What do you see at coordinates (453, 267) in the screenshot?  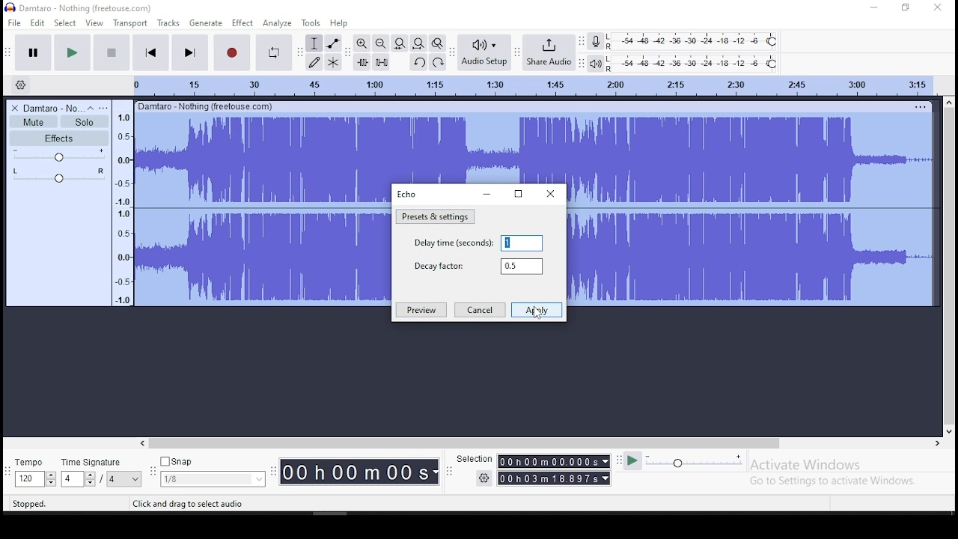 I see `decay factor` at bounding box center [453, 267].